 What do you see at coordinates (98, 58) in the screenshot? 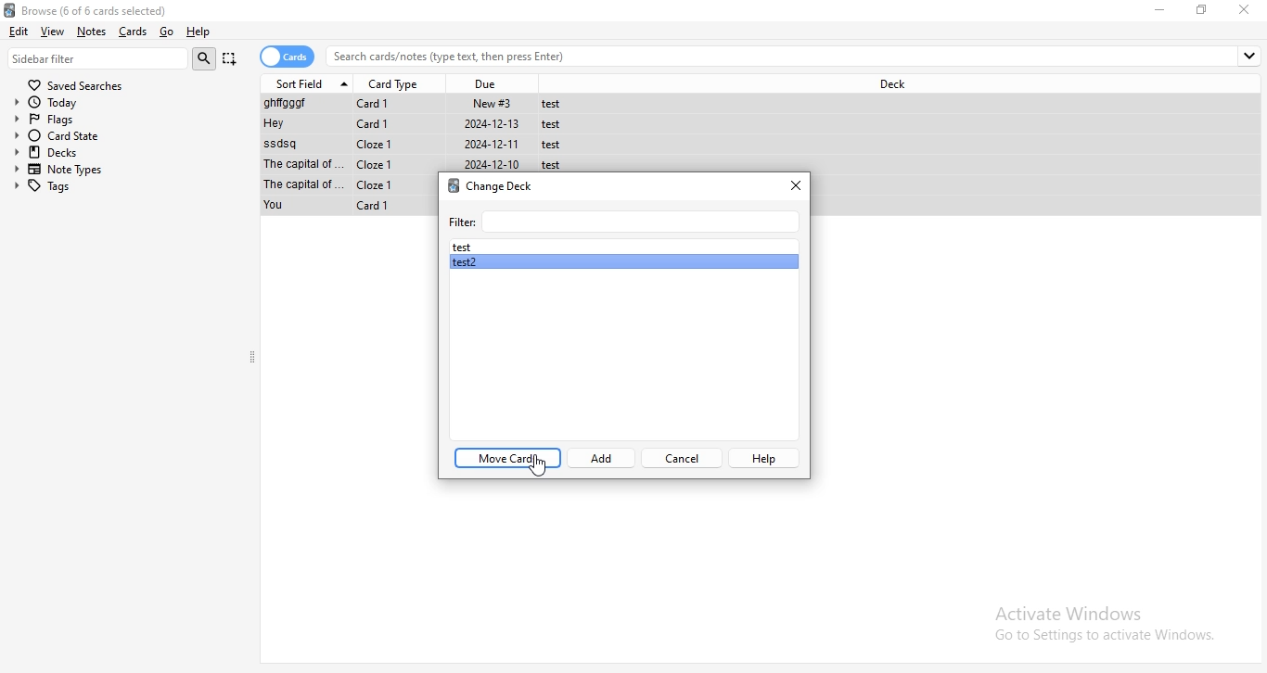
I see `sidebar filter` at bounding box center [98, 58].